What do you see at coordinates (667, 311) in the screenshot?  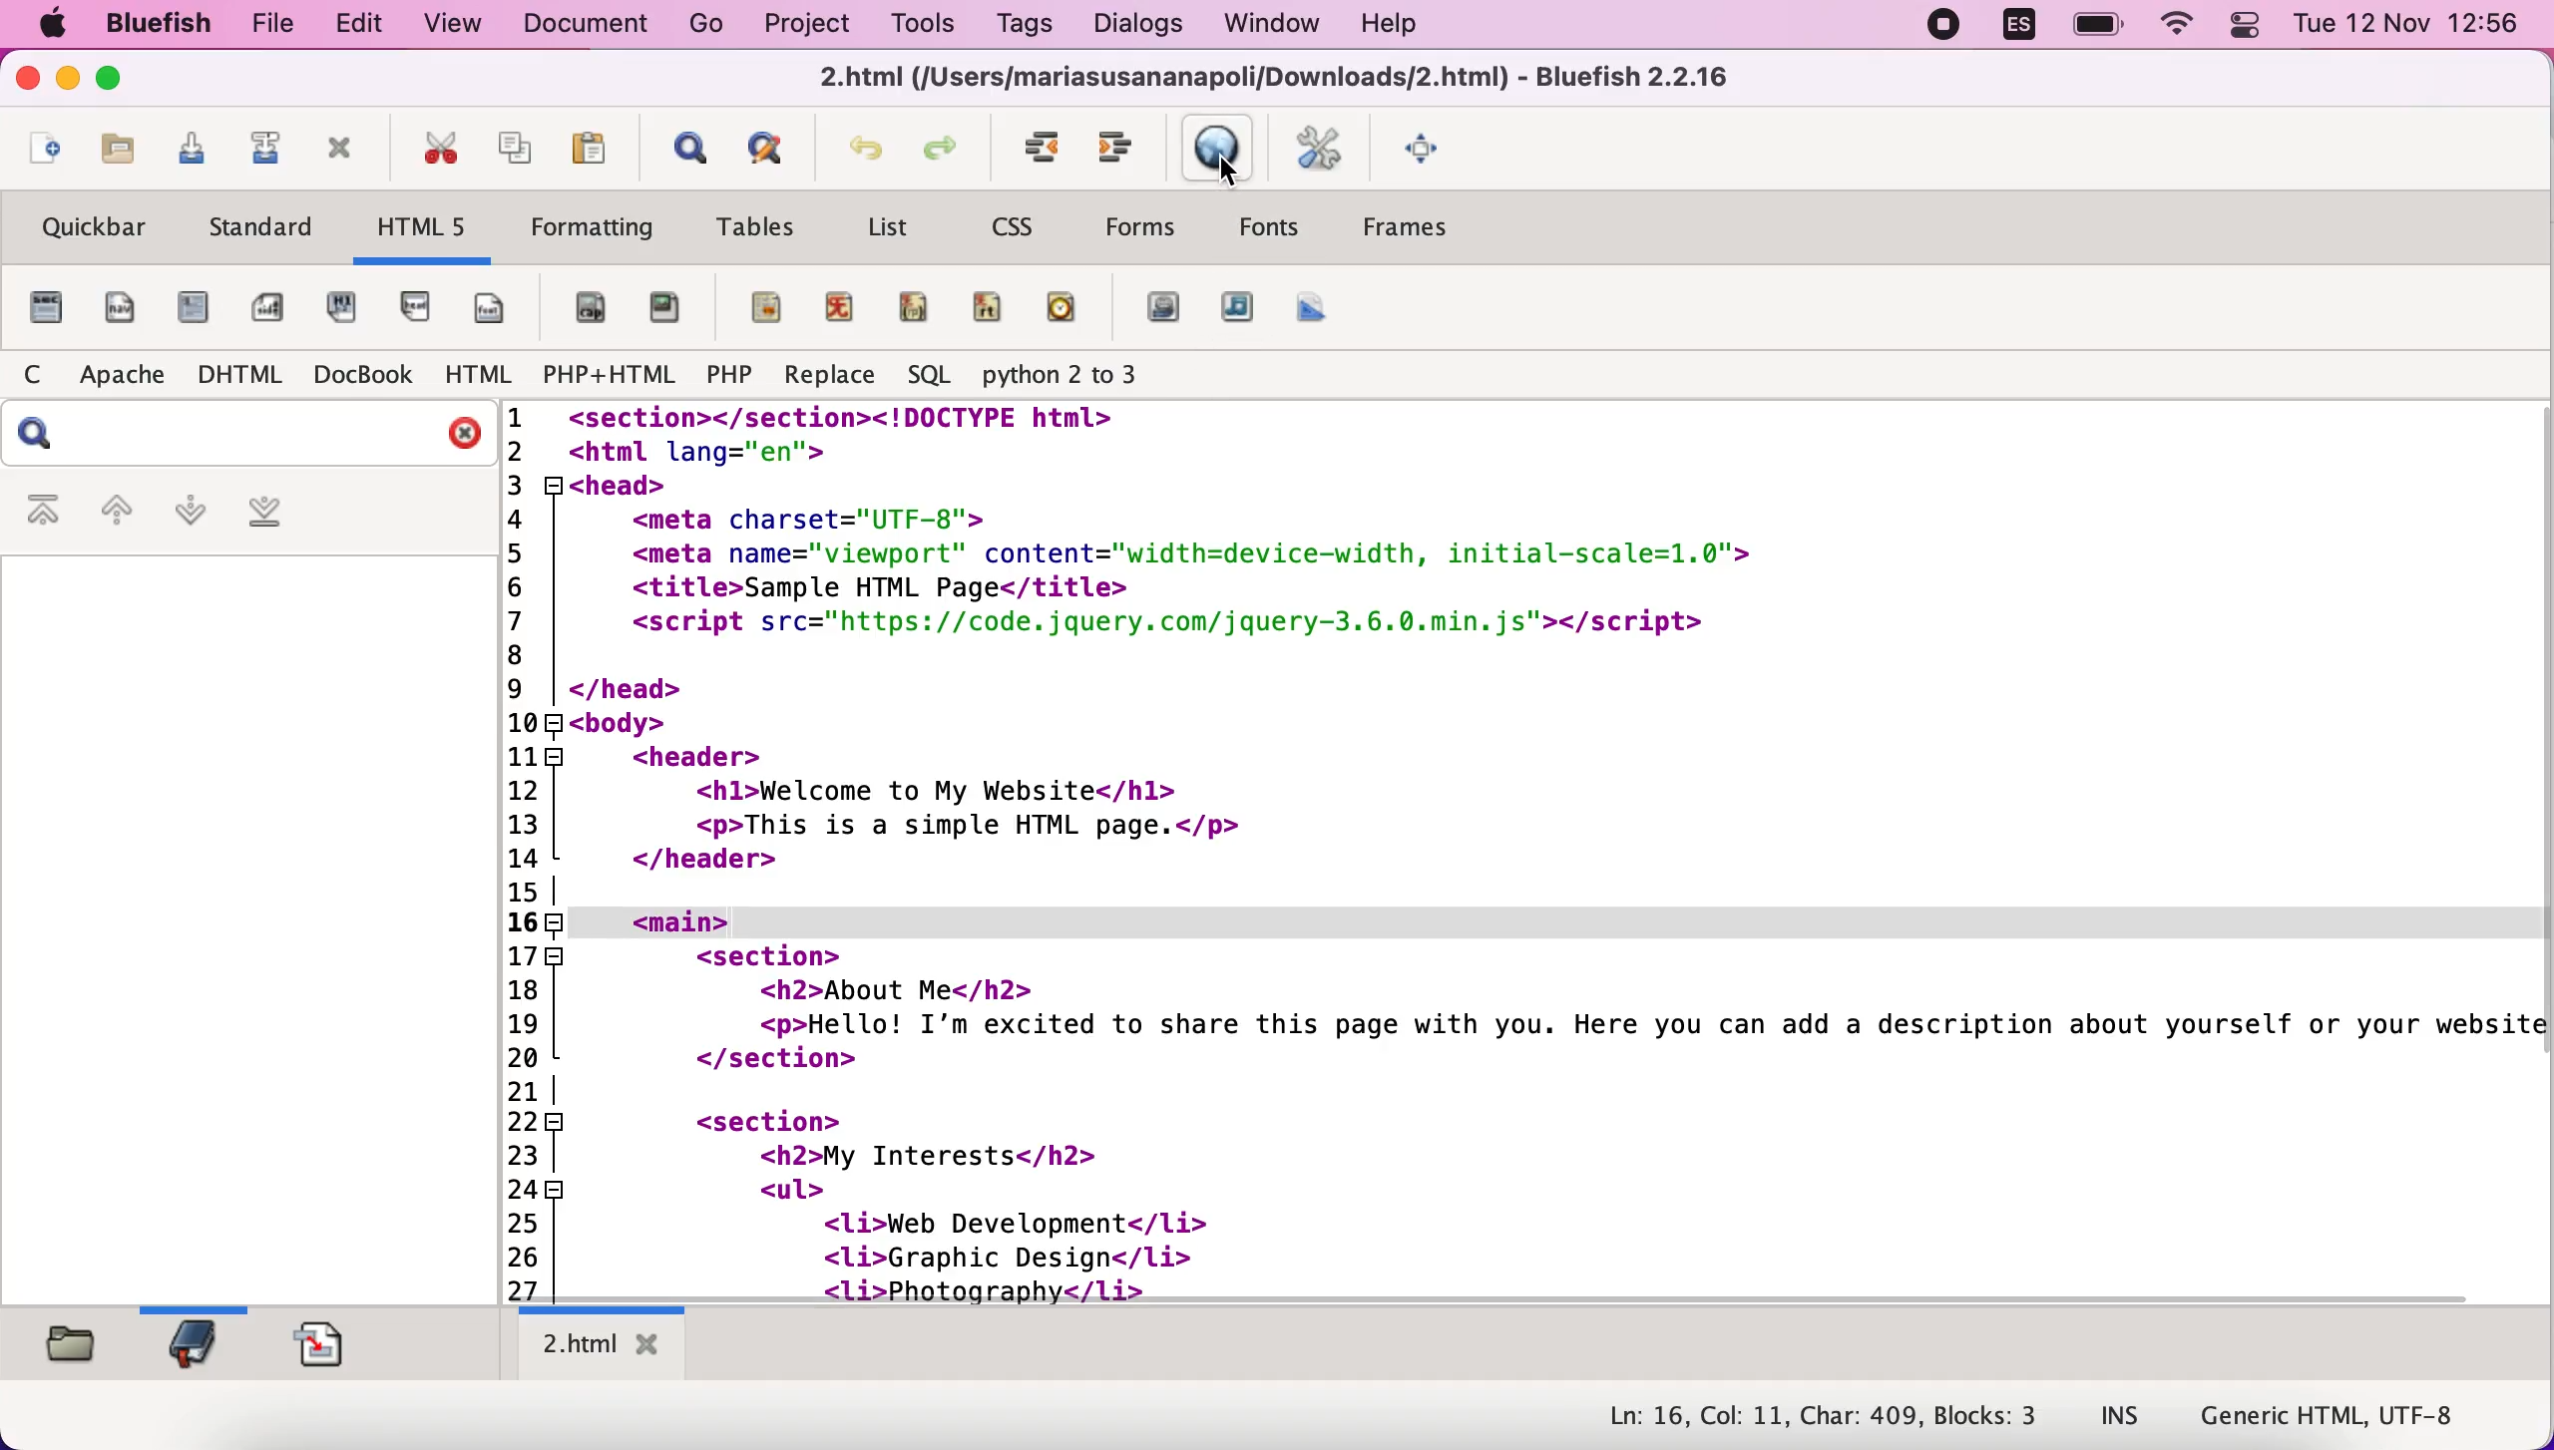 I see `anchor/hyperlink` at bounding box center [667, 311].